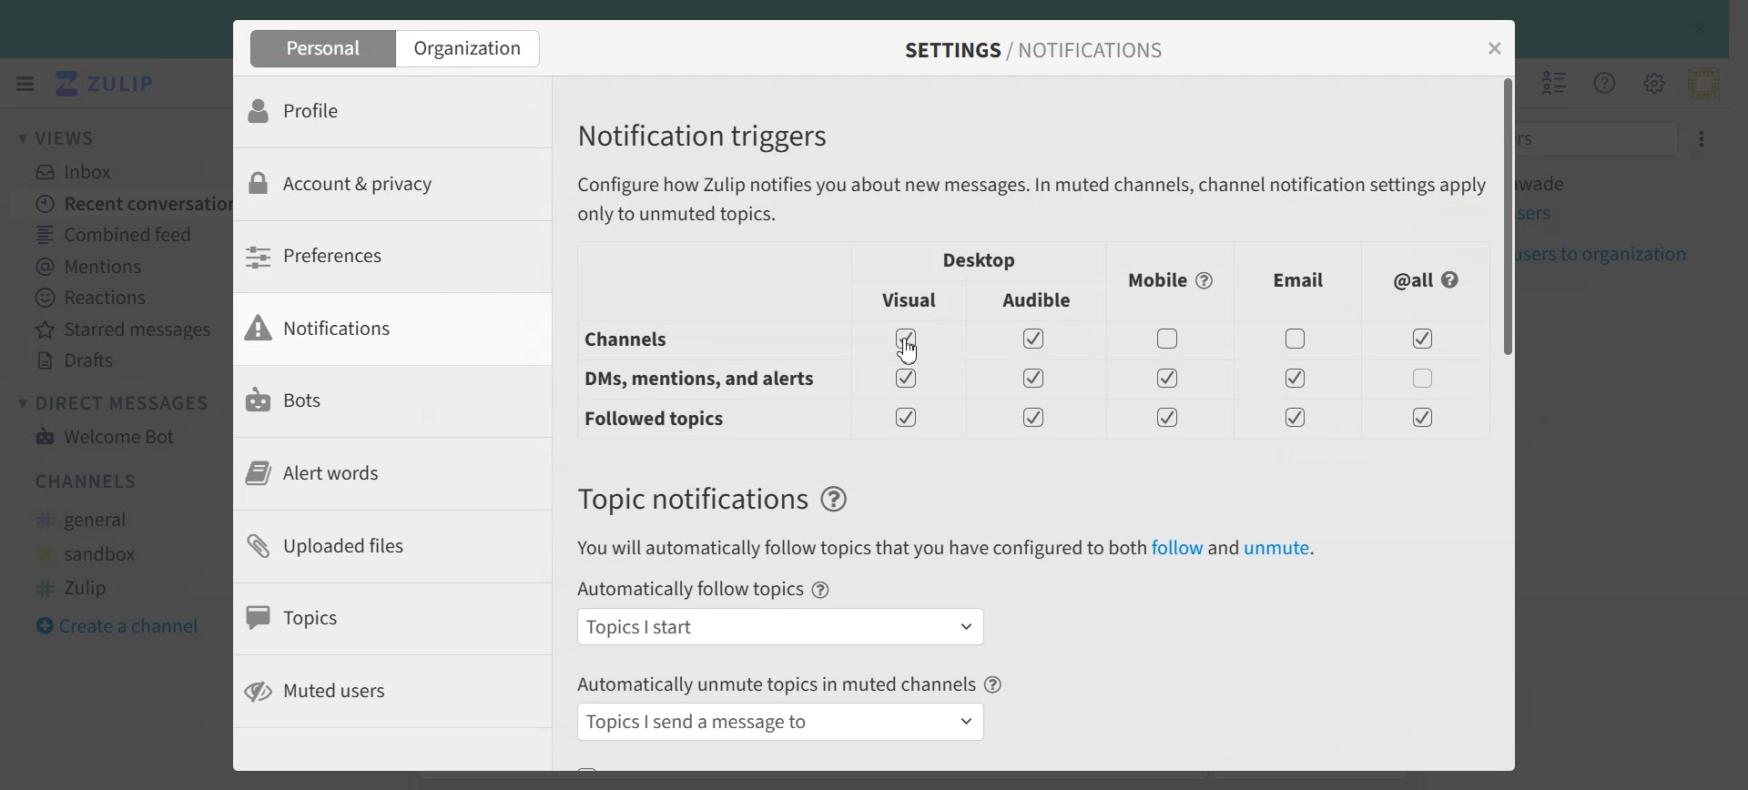 The image size is (1748, 790). Describe the element at coordinates (94, 553) in the screenshot. I see `#sandbox` at that location.